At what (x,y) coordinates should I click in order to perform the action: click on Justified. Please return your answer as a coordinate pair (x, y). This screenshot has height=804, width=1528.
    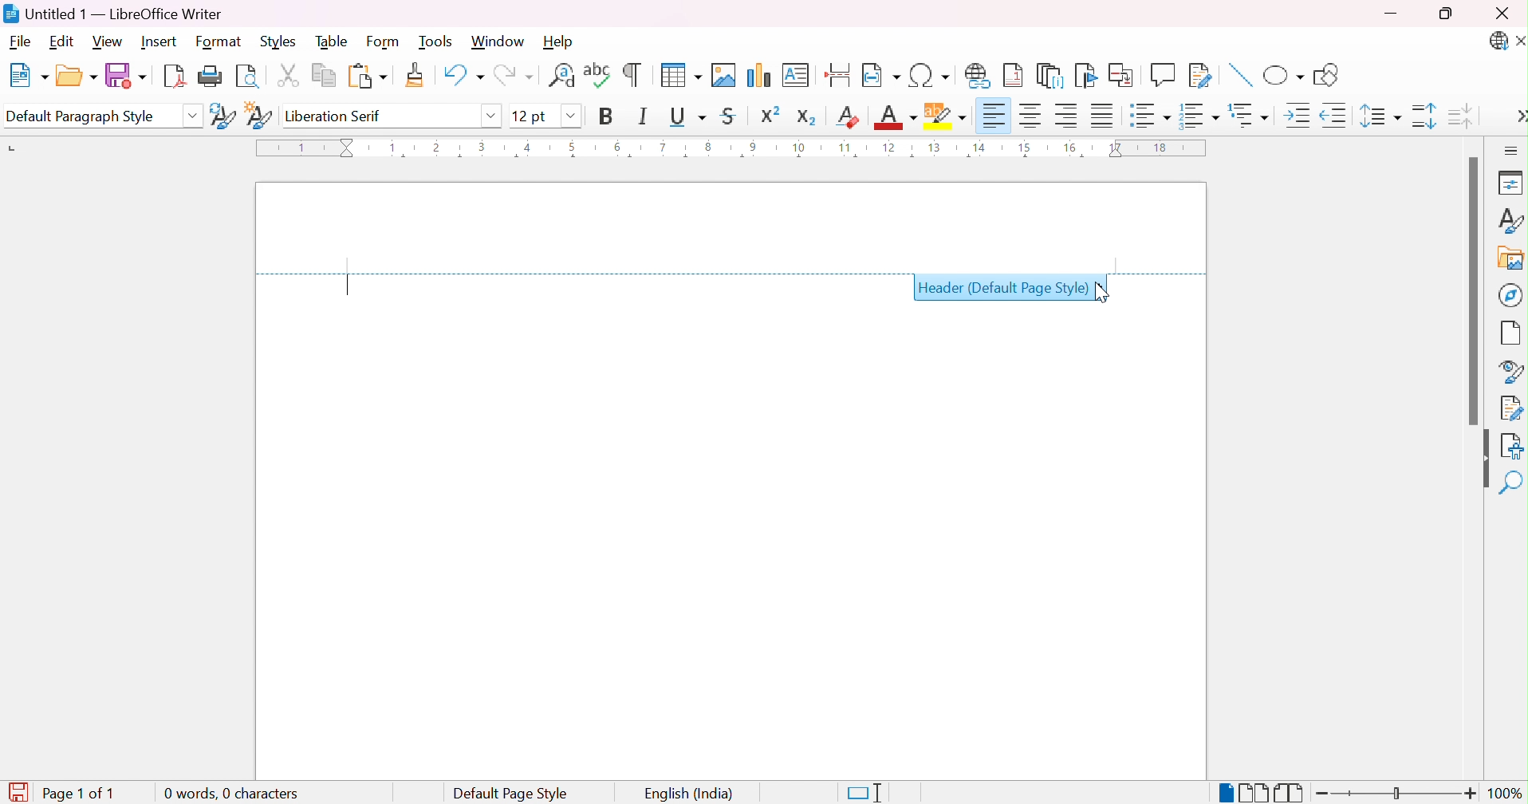
    Looking at the image, I should click on (1103, 114).